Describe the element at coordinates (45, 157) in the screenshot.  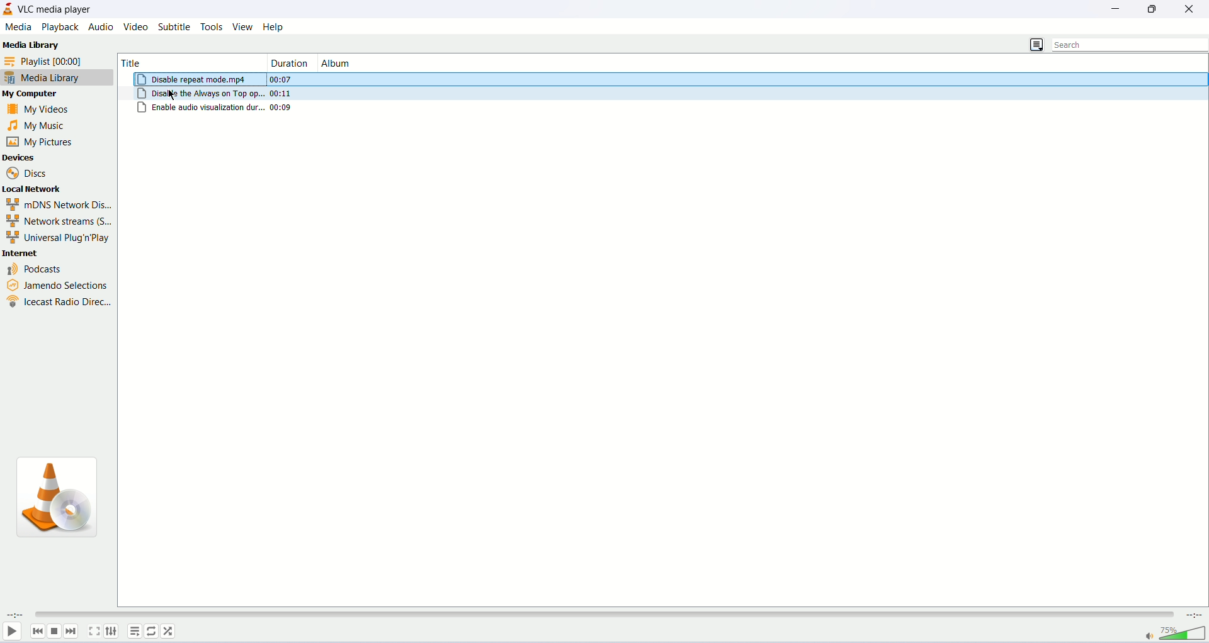
I see `devices` at that location.